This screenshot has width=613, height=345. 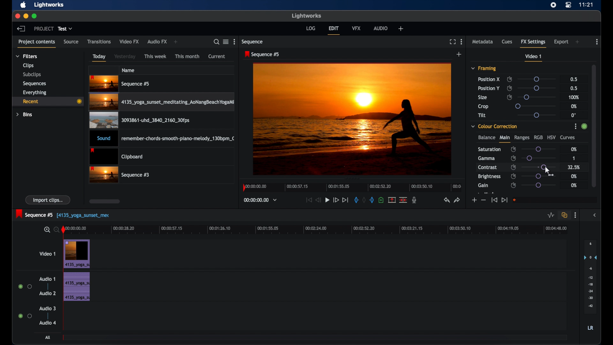 What do you see at coordinates (562, 42) in the screenshot?
I see `export` at bounding box center [562, 42].